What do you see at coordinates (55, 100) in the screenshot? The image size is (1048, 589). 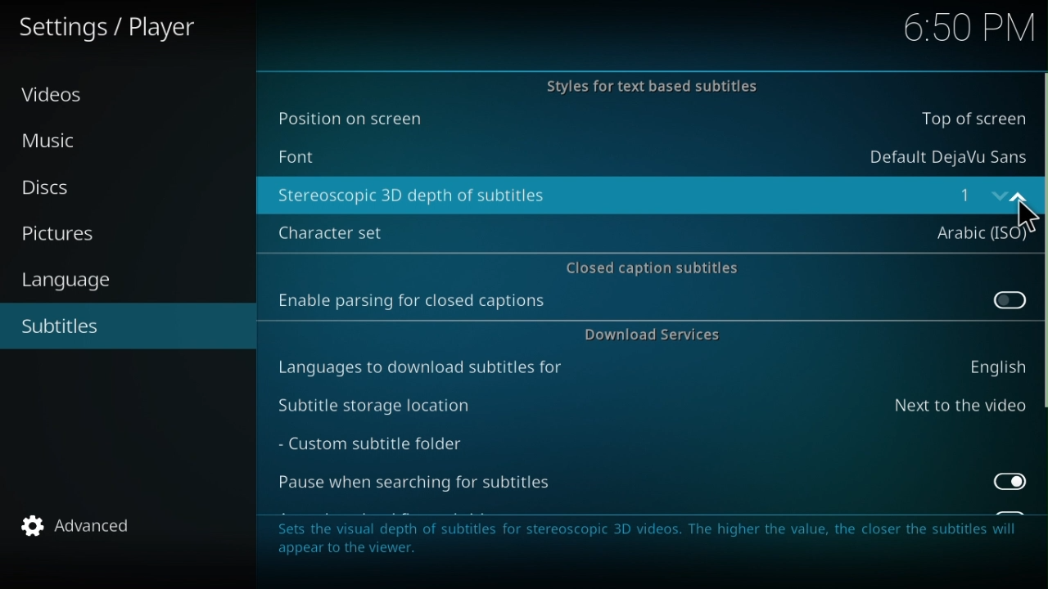 I see `Video` at bounding box center [55, 100].